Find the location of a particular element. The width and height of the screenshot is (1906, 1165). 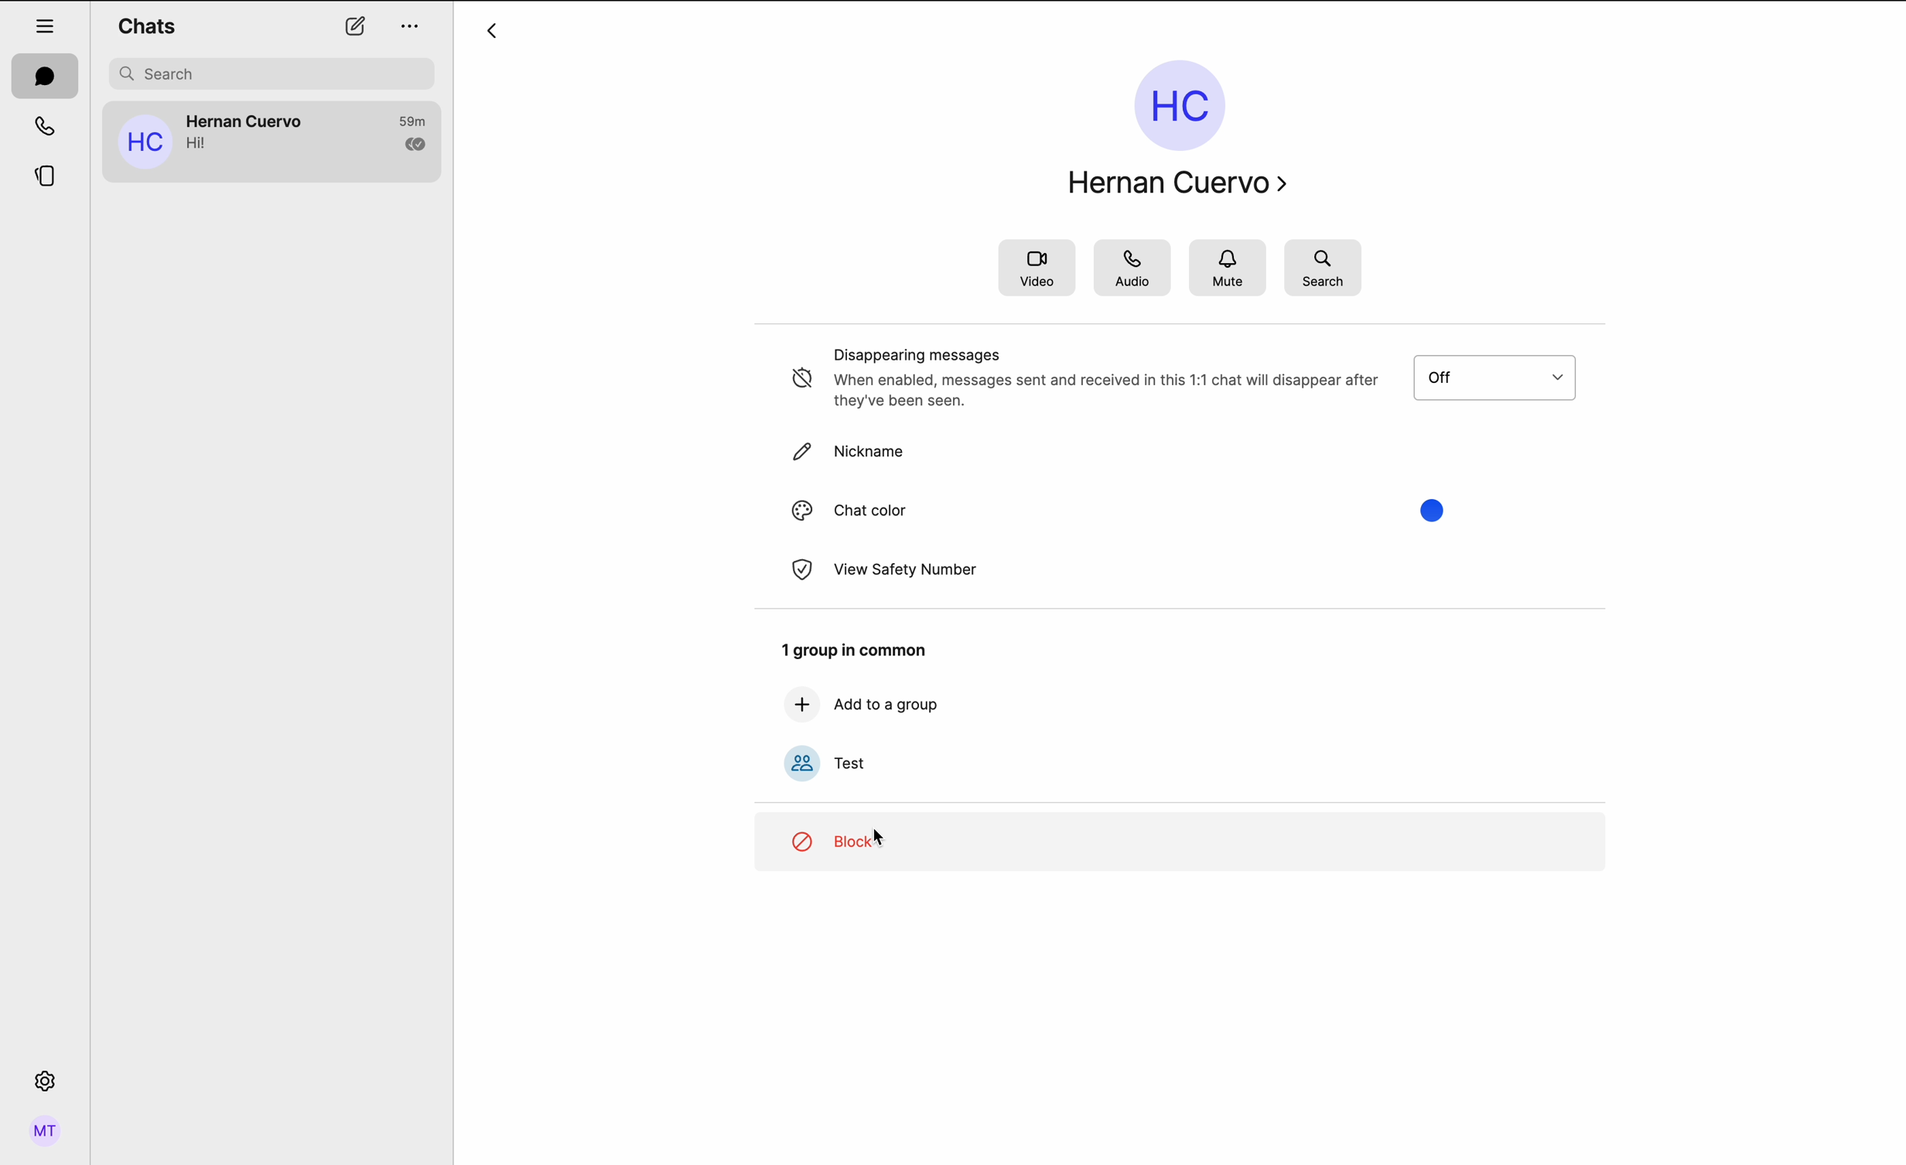

Hernan Cuervo's chat is located at coordinates (270, 138).